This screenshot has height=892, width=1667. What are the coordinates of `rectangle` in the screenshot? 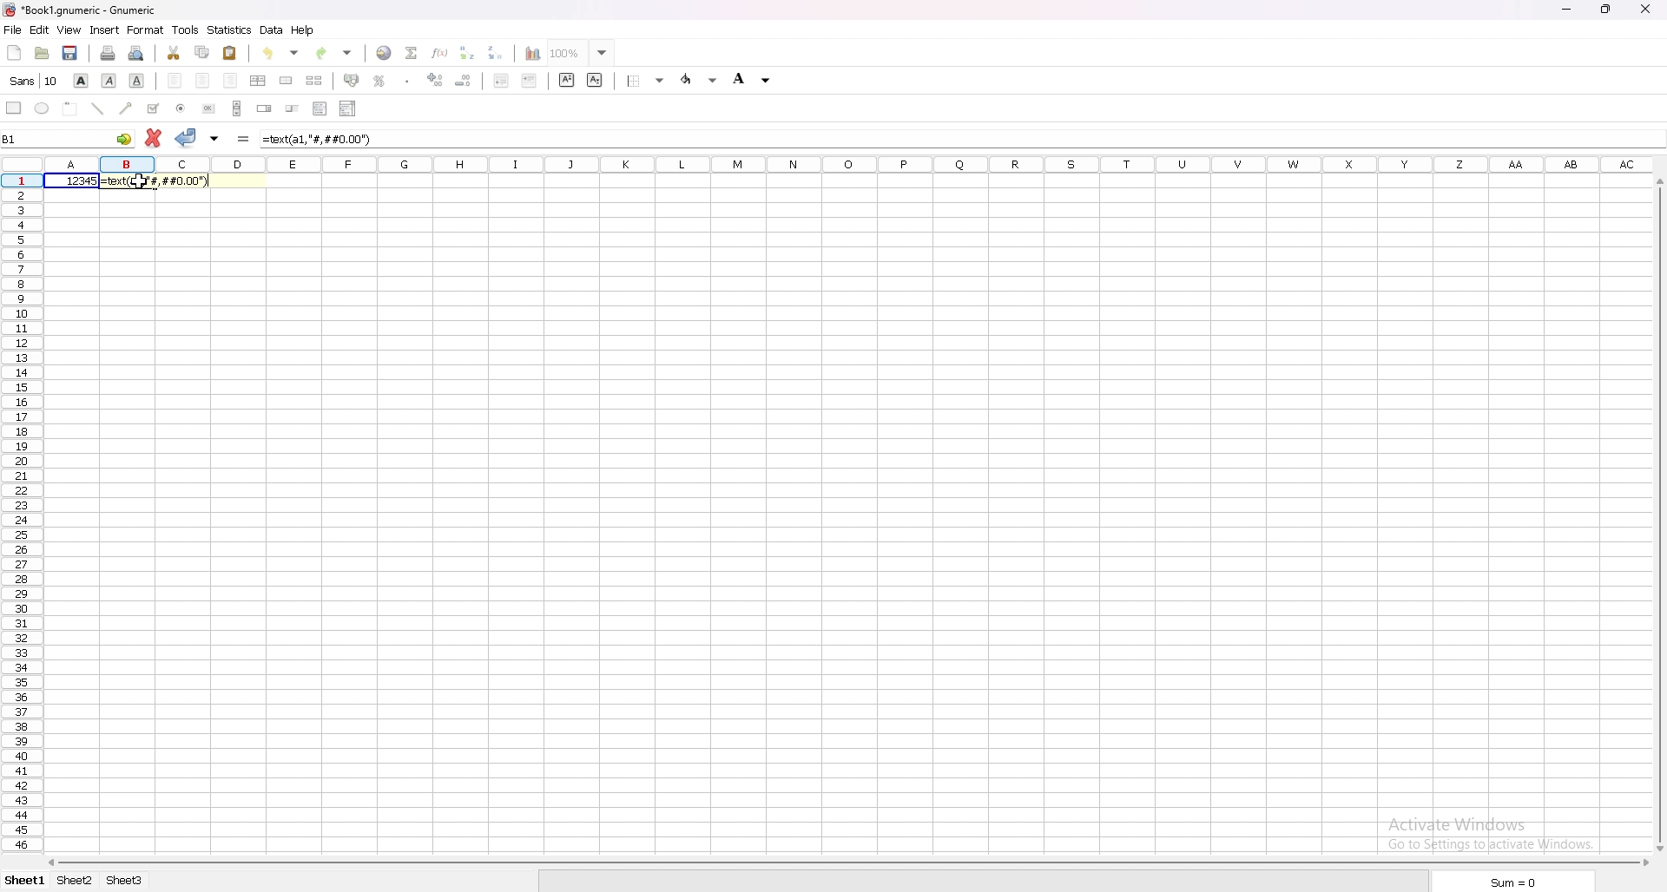 It's located at (14, 108).